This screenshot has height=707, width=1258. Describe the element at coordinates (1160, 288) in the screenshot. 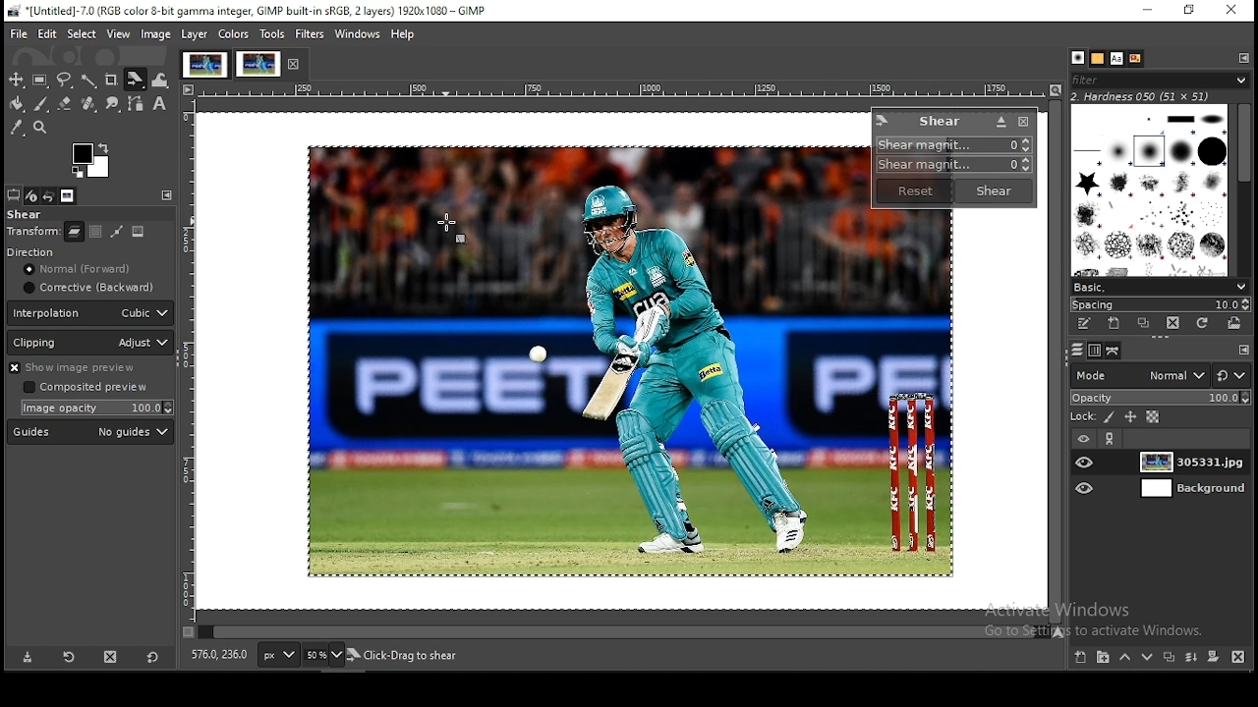

I see `basic` at that location.